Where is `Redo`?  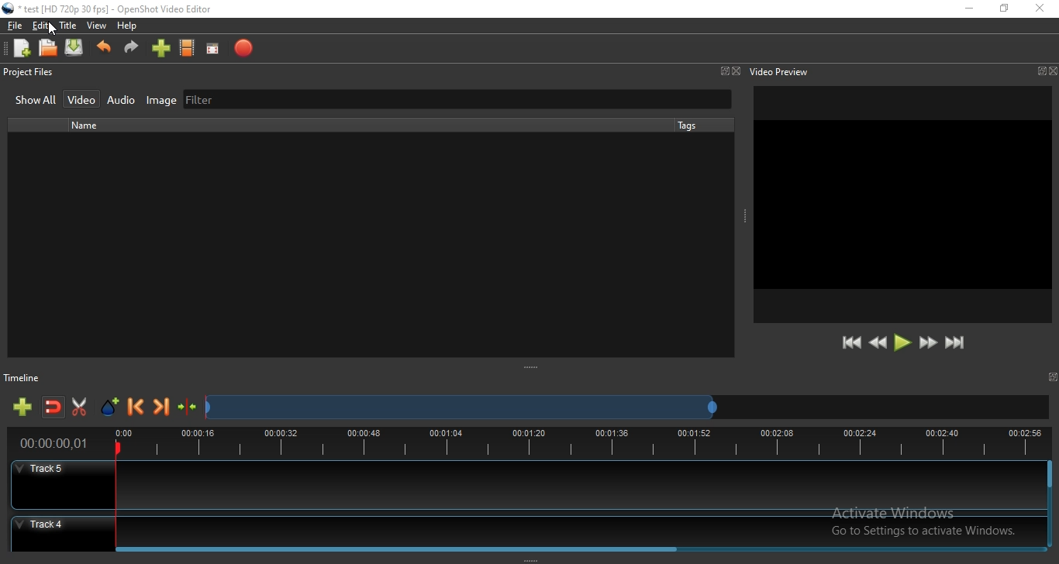
Redo is located at coordinates (132, 51).